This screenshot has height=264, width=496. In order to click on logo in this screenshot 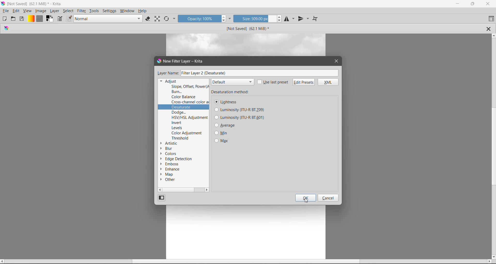, I will do `click(6, 29)`.